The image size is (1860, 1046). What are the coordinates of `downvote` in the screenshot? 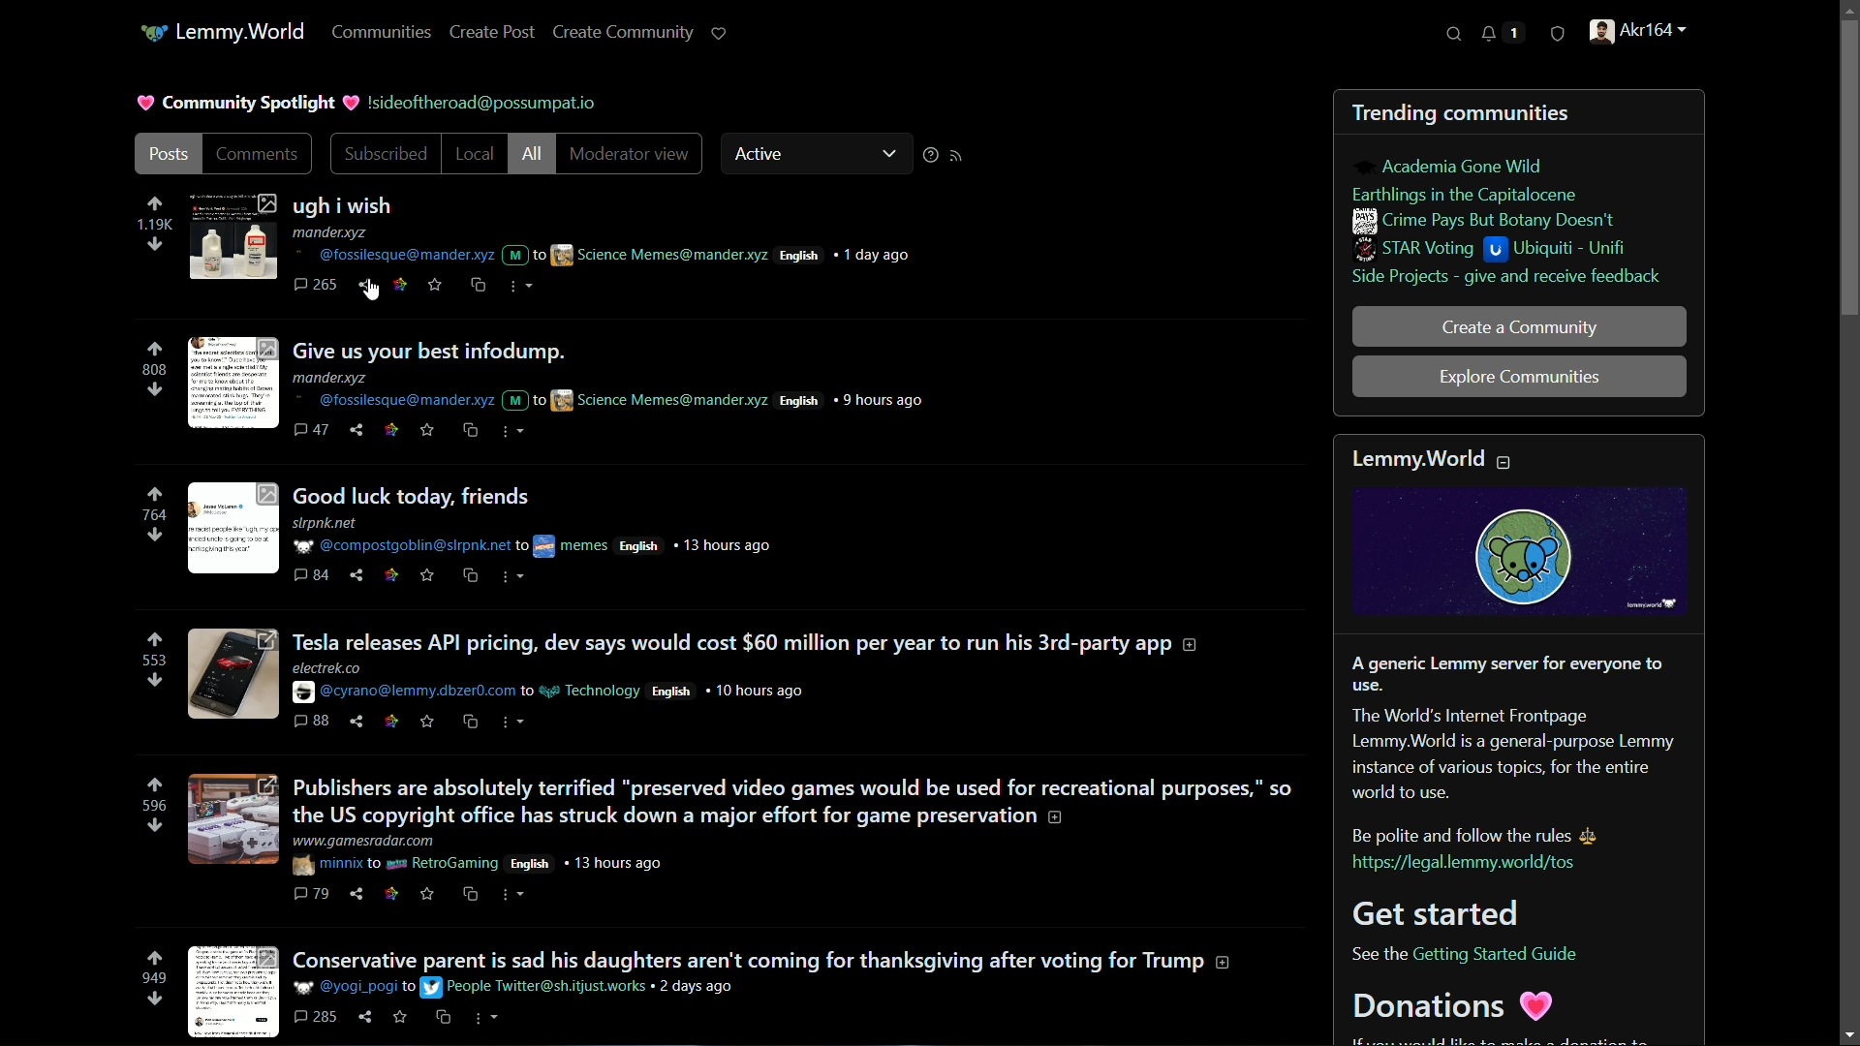 It's located at (154, 1000).